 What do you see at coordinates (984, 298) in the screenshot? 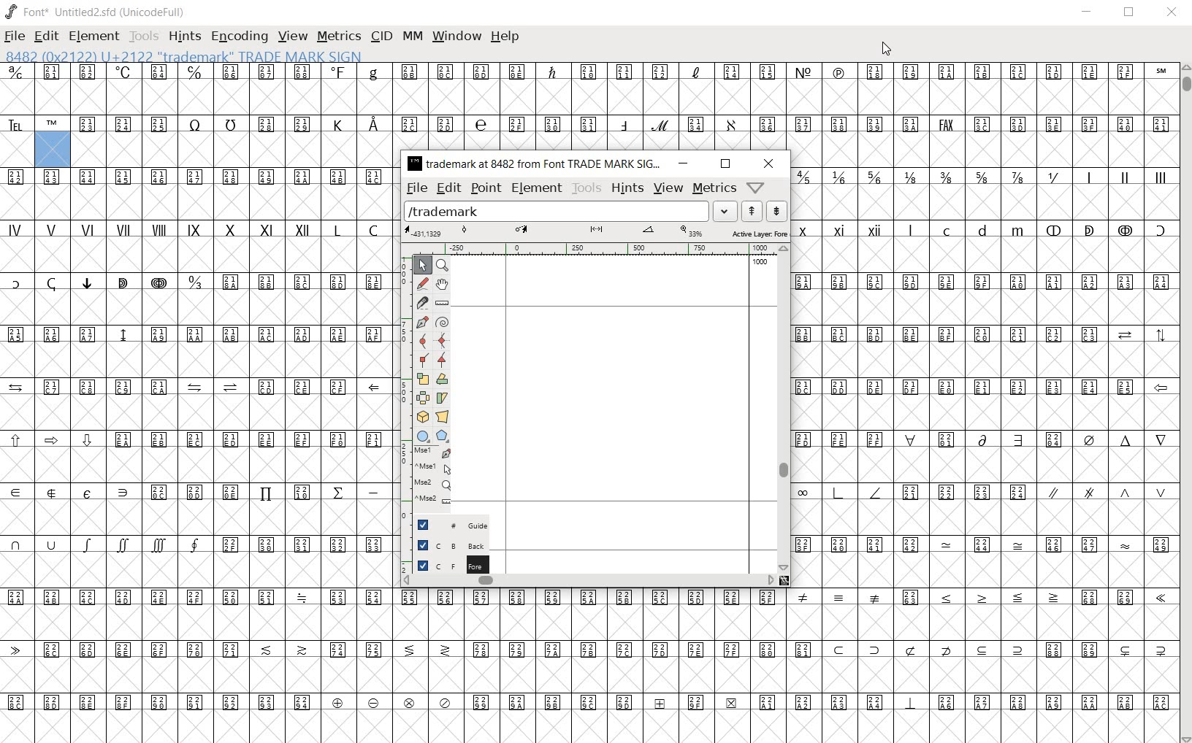
I see `symbols` at bounding box center [984, 298].